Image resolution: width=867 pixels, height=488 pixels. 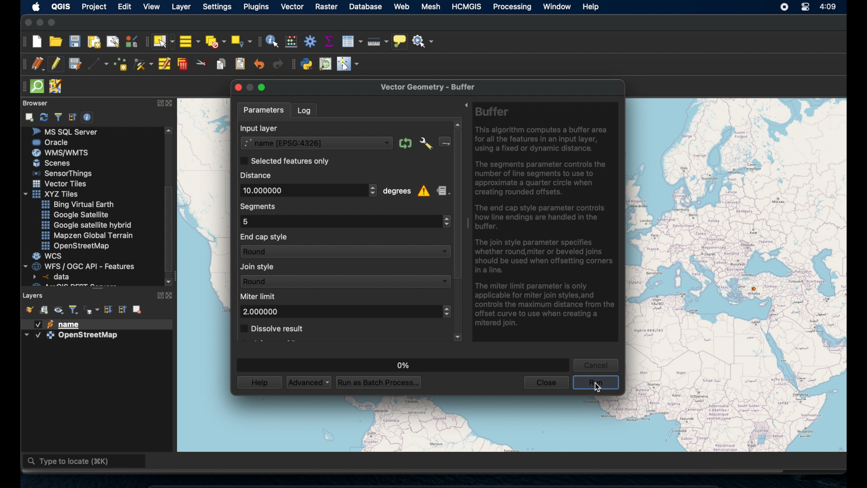 What do you see at coordinates (63, 173) in the screenshot?
I see `sensor things` at bounding box center [63, 173].